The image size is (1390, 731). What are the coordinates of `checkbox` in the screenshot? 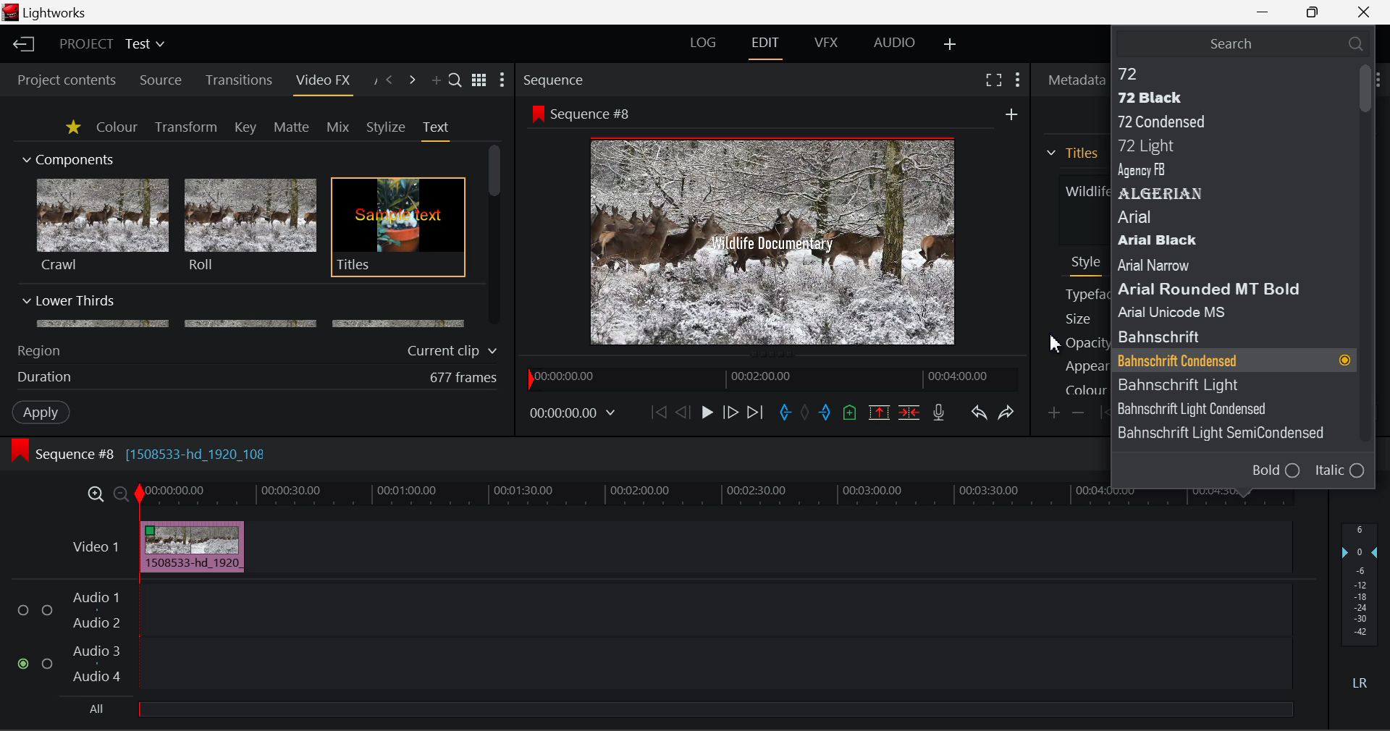 It's located at (26, 611).